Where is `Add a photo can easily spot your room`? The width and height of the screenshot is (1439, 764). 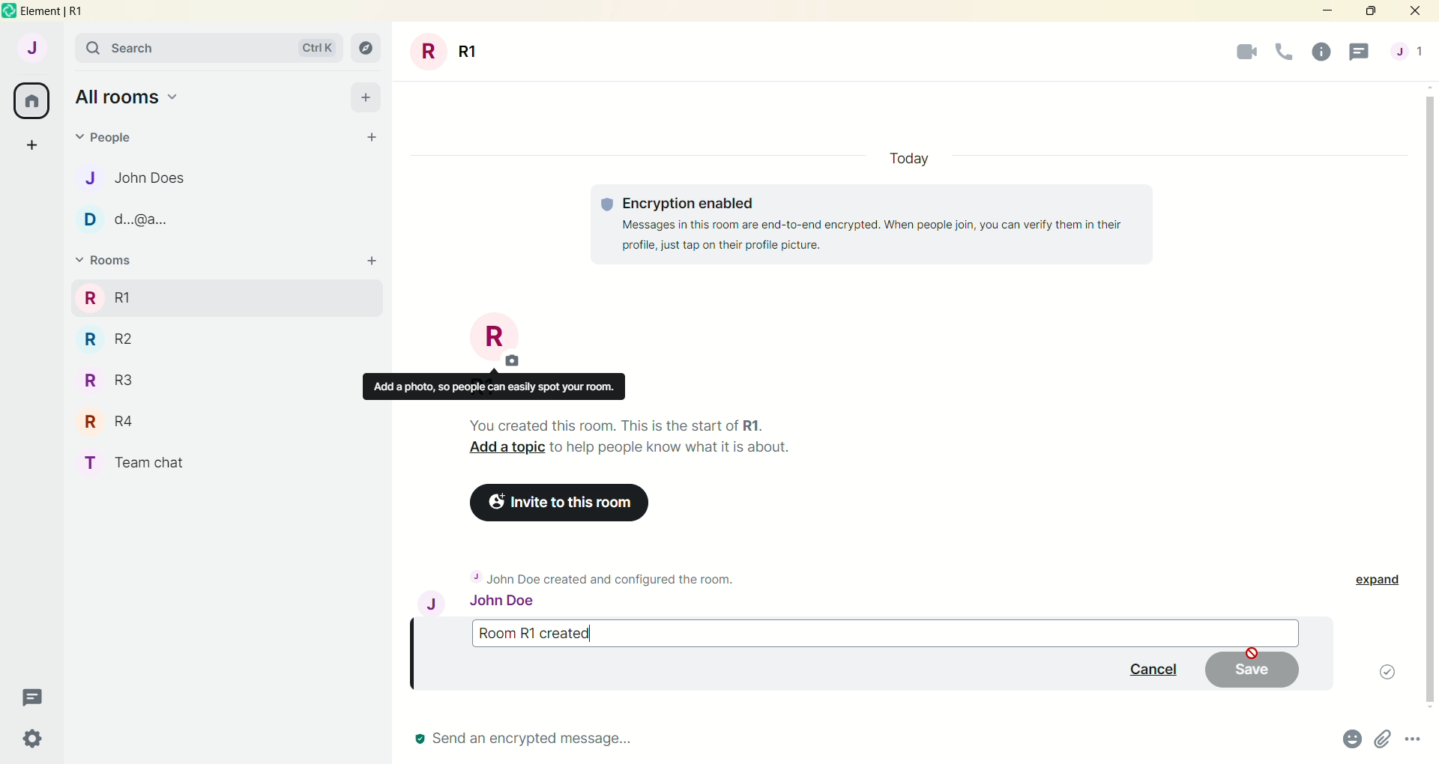
Add a photo can easily spot your room is located at coordinates (493, 387).